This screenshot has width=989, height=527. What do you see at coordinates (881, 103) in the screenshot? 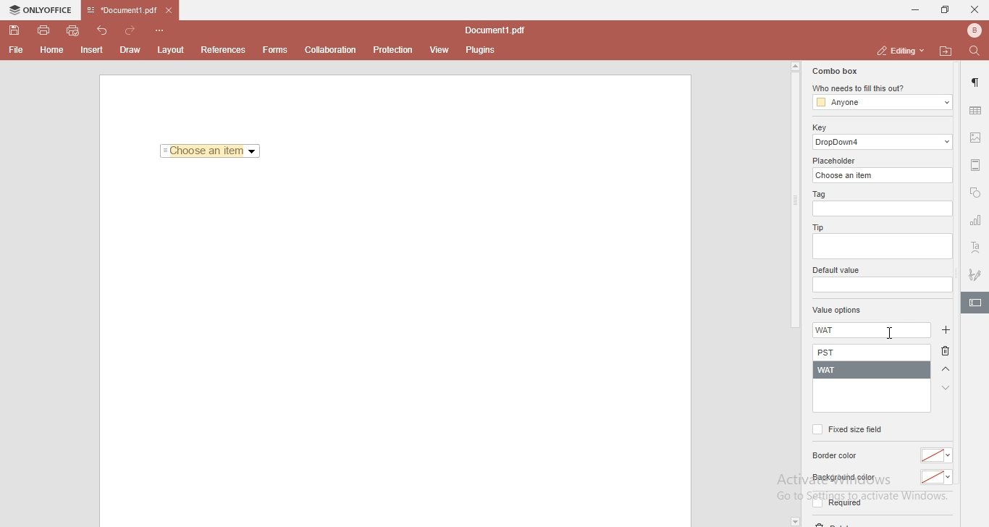
I see `anyone` at bounding box center [881, 103].